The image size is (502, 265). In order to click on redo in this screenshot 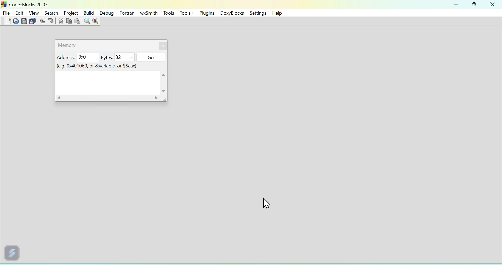, I will do `click(51, 21)`.